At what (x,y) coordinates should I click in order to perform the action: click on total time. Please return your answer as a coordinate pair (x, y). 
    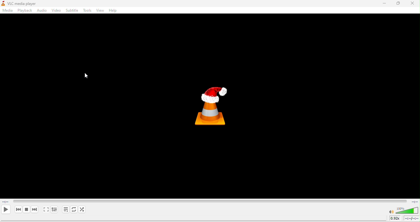
    Looking at the image, I should click on (414, 201).